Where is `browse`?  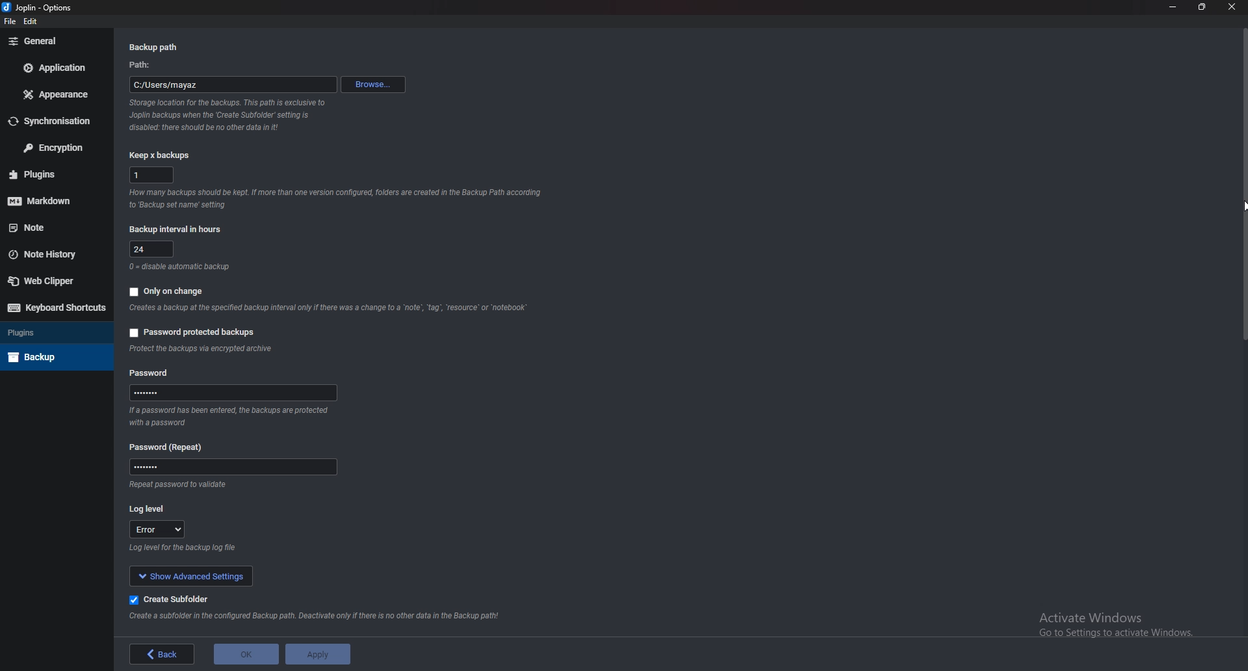 browse is located at coordinates (372, 85).